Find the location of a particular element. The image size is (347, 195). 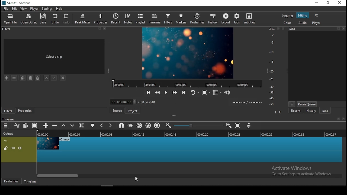

jobs is located at coordinates (293, 29).